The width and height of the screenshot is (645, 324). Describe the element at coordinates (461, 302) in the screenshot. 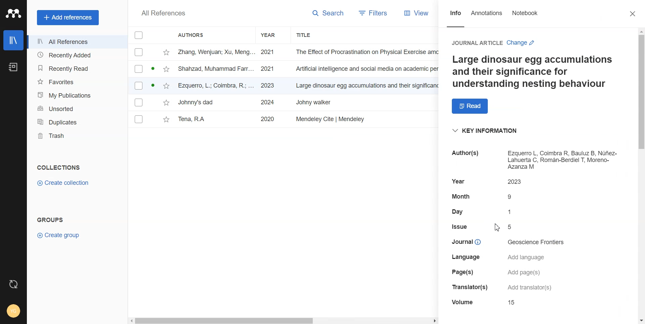

I see `details` at that location.